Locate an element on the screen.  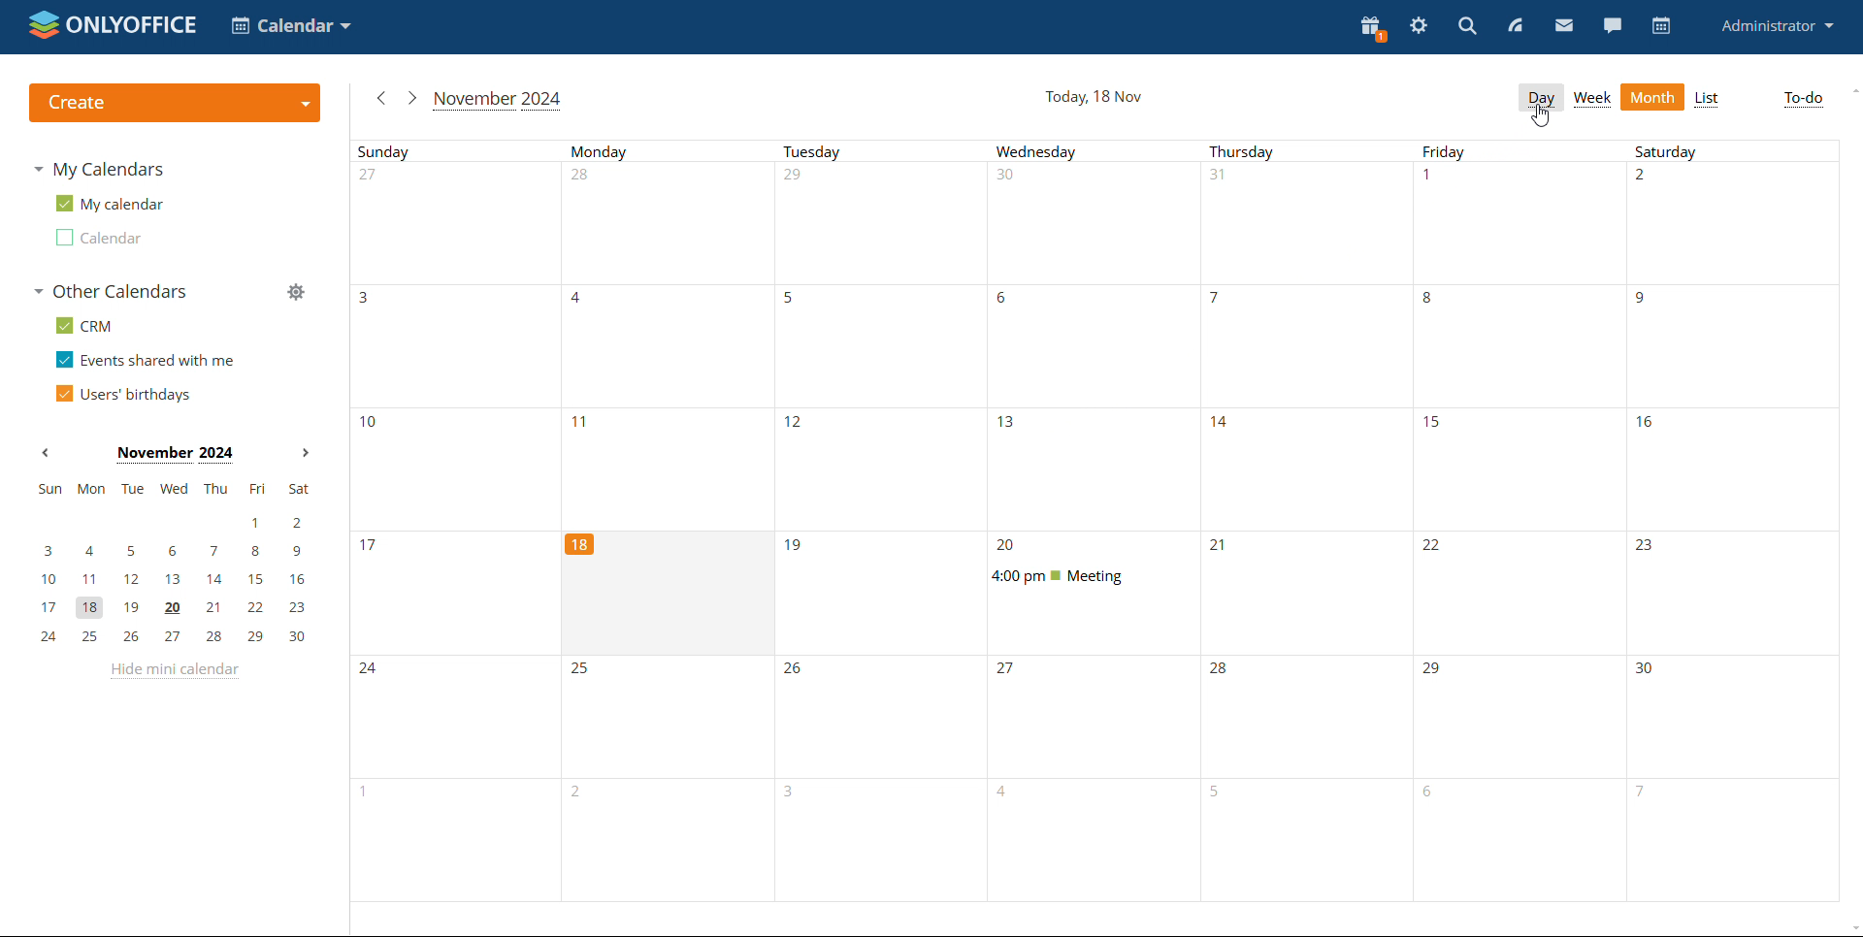
month on display is located at coordinates (174, 454).